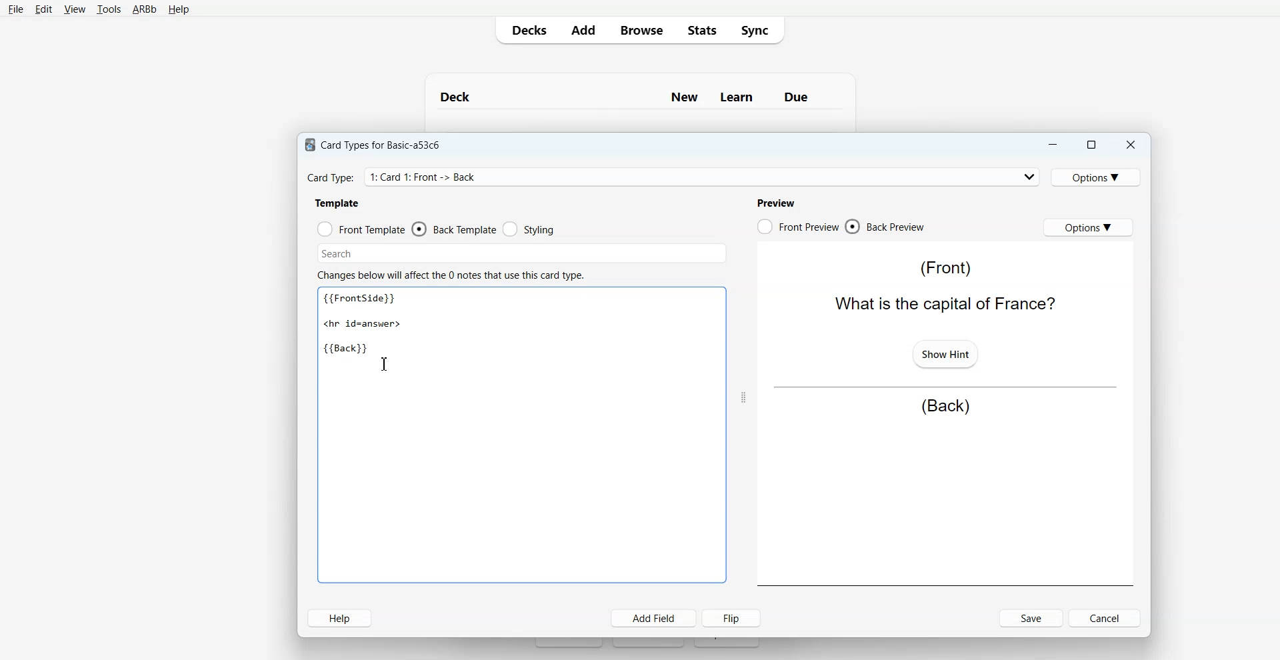 This screenshot has width=1280, height=660. Describe the element at coordinates (15, 9) in the screenshot. I see `File` at that location.